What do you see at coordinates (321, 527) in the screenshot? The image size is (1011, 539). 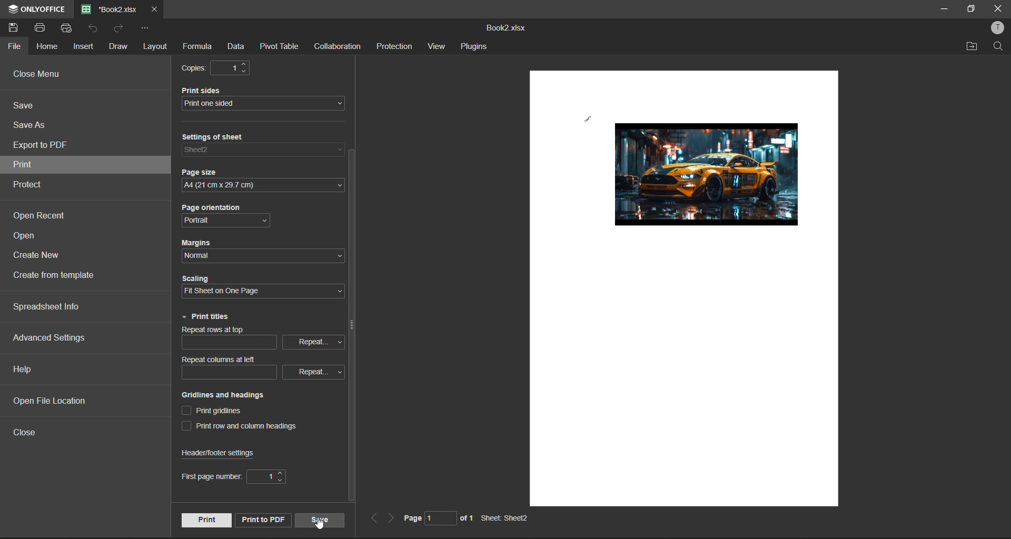 I see `cursor` at bounding box center [321, 527].